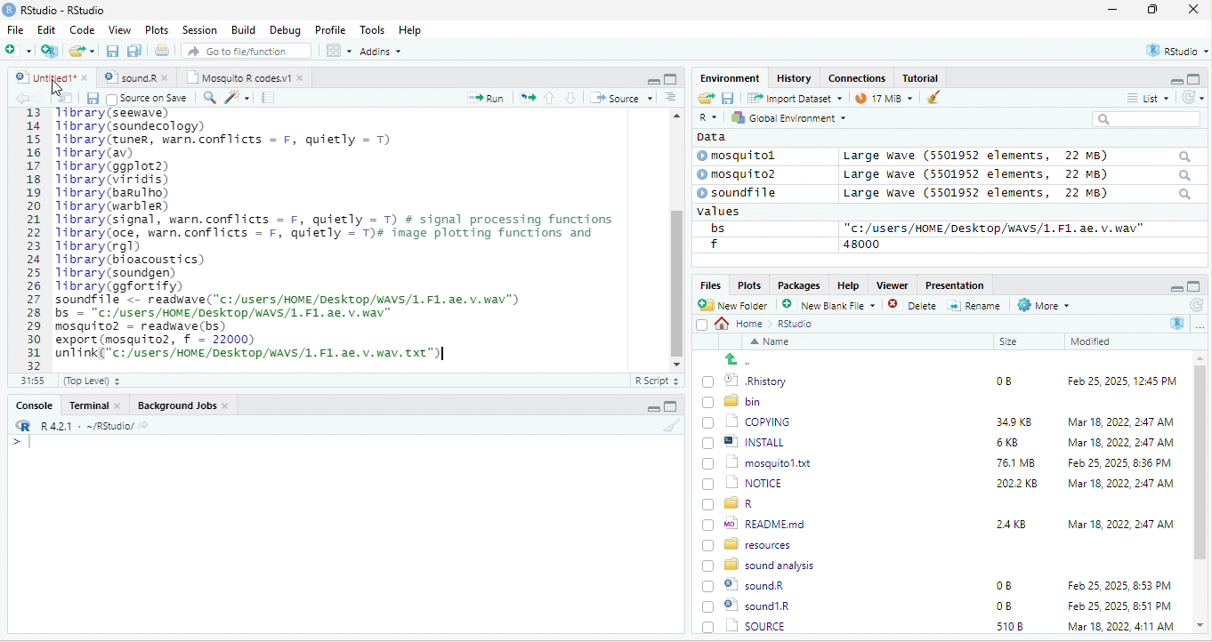 The image size is (1212, 642). Describe the element at coordinates (739, 504) in the screenshot. I see `[) = R` at that location.